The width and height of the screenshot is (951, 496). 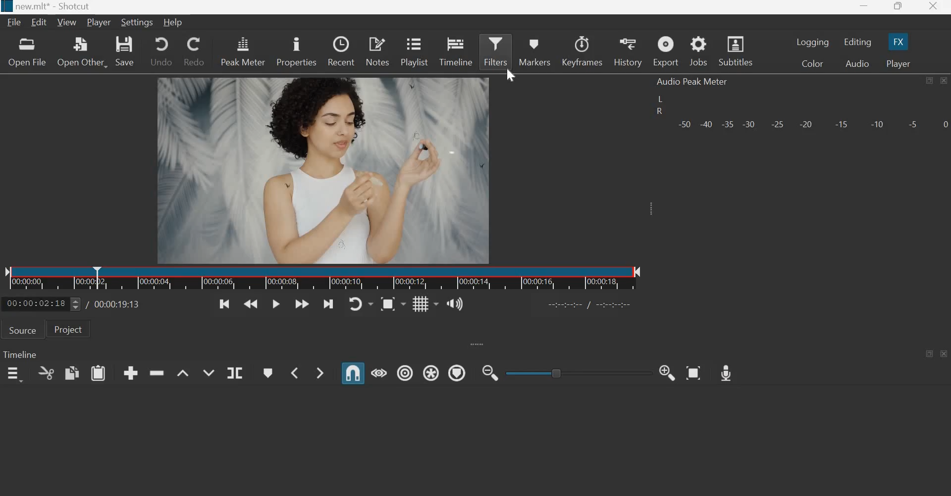 I want to click on Keyframes, so click(x=583, y=51).